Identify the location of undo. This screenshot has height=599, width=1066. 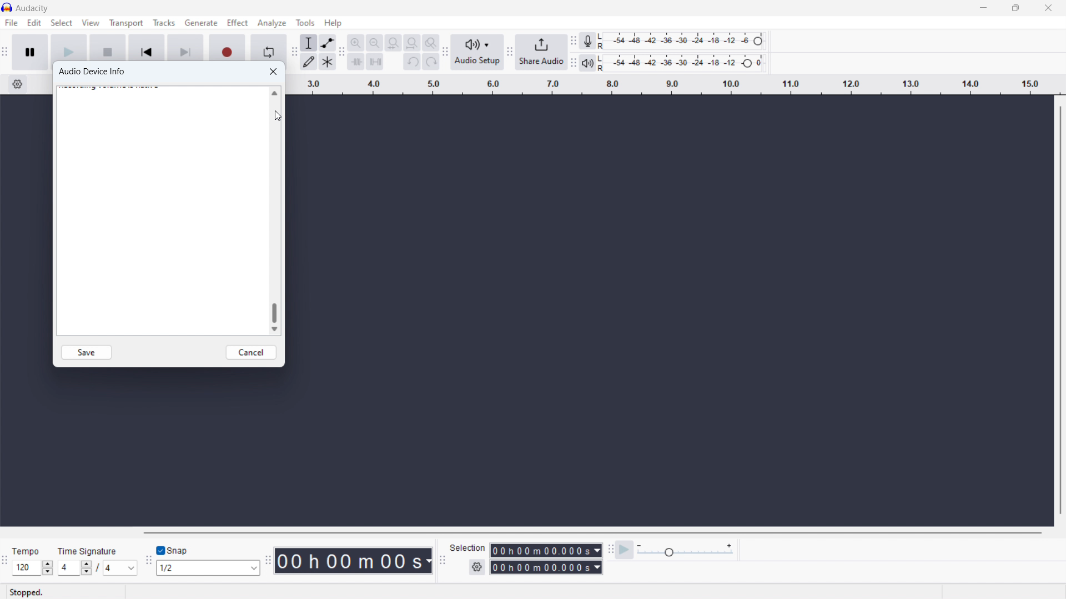
(412, 62).